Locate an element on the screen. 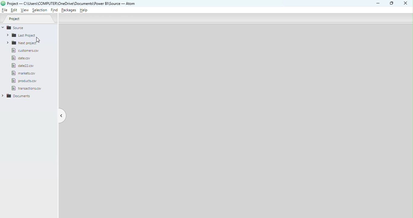  Edit is located at coordinates (14, 10).